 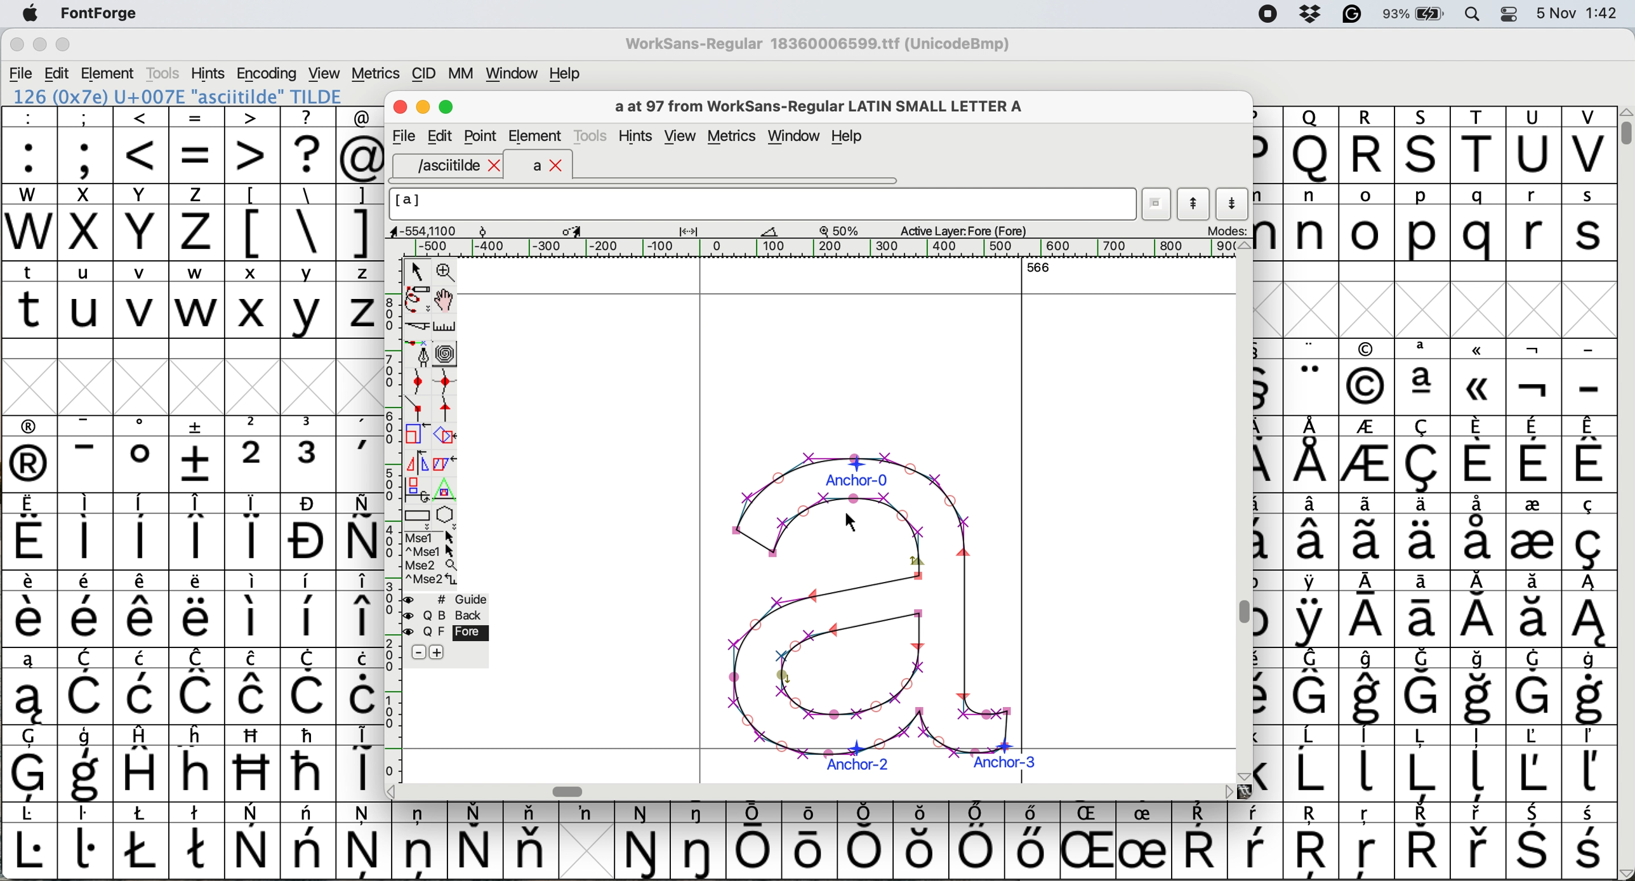 I want to click on WorkSans-Regular 18360006599.ttf (UnicodeBmp), so click(x=818, y=46).